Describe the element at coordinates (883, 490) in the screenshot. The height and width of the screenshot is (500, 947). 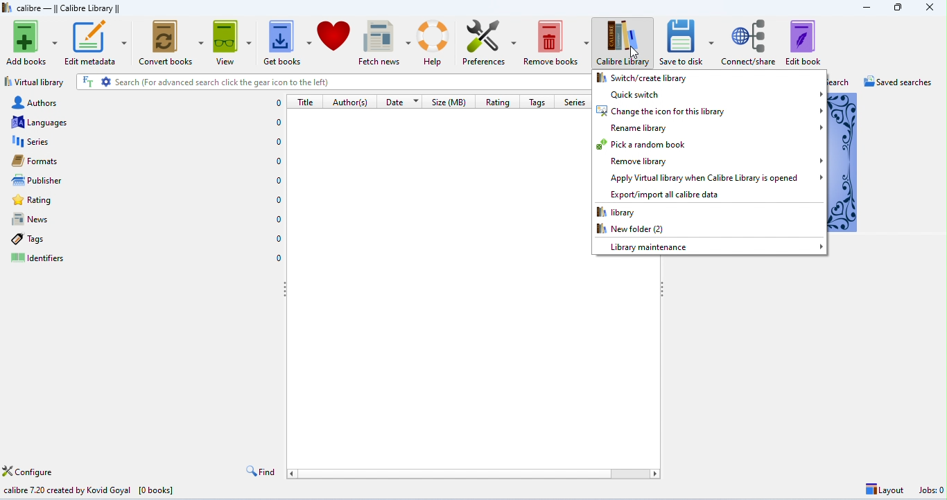
I see `layout` at that location.